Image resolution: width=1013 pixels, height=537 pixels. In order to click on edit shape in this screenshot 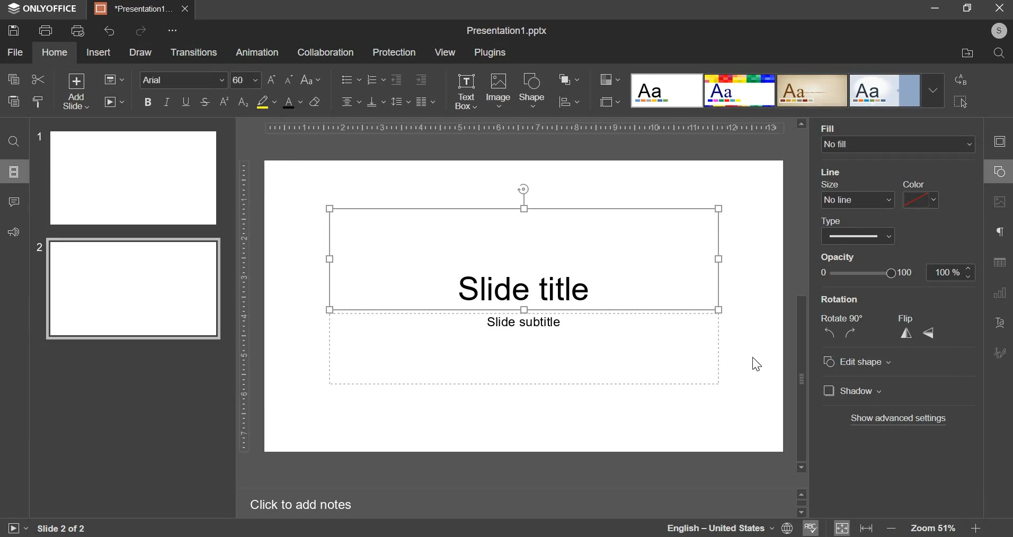, I will do `click(856, 361)`.